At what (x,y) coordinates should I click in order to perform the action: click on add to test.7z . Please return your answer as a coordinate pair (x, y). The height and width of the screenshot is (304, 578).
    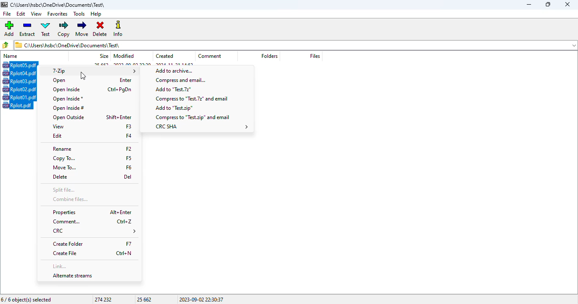
    Looking at the image, I should click on (173, 90).